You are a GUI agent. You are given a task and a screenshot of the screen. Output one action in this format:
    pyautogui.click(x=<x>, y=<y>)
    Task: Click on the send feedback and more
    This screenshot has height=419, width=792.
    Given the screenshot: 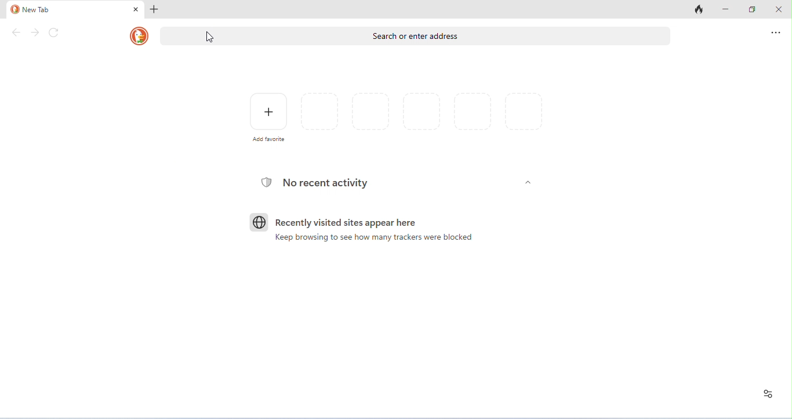 What is the action you would take?
    pyautogui.click(x=775, y=32)
    